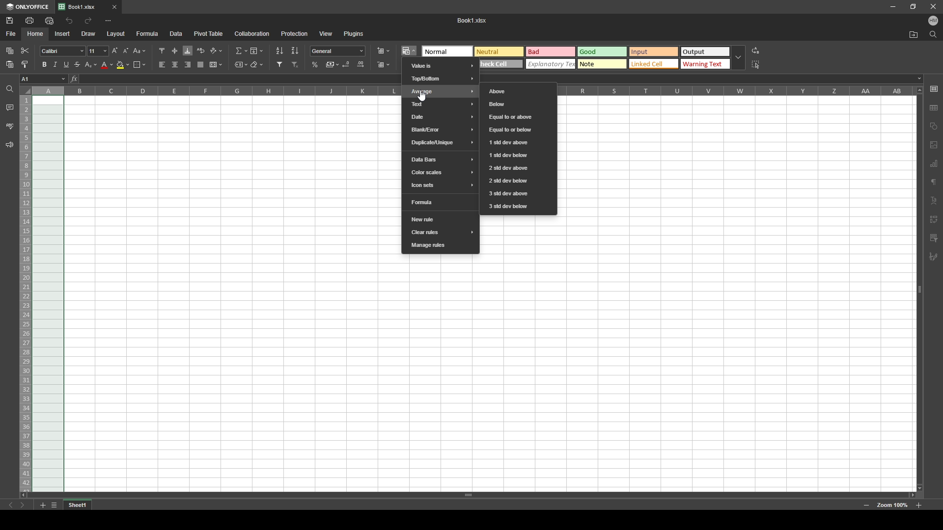  Describe the element at coordinates (42, 505) in the screenshot. I see `add sheet` at that location.